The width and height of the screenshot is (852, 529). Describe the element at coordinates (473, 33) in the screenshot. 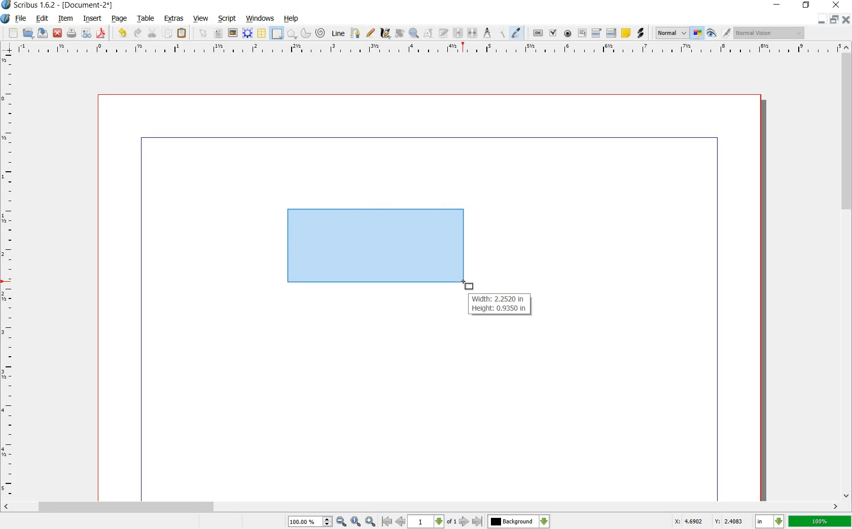

I see `UNLINK TEXT FRAME` at that location.